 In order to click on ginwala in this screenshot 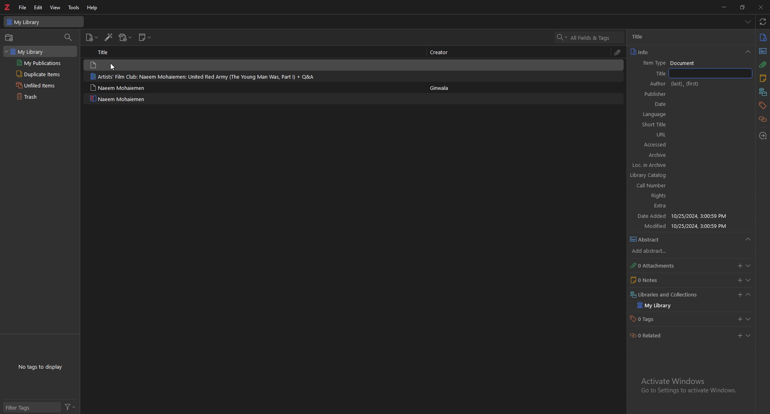, I will do `click(440, 89)`.